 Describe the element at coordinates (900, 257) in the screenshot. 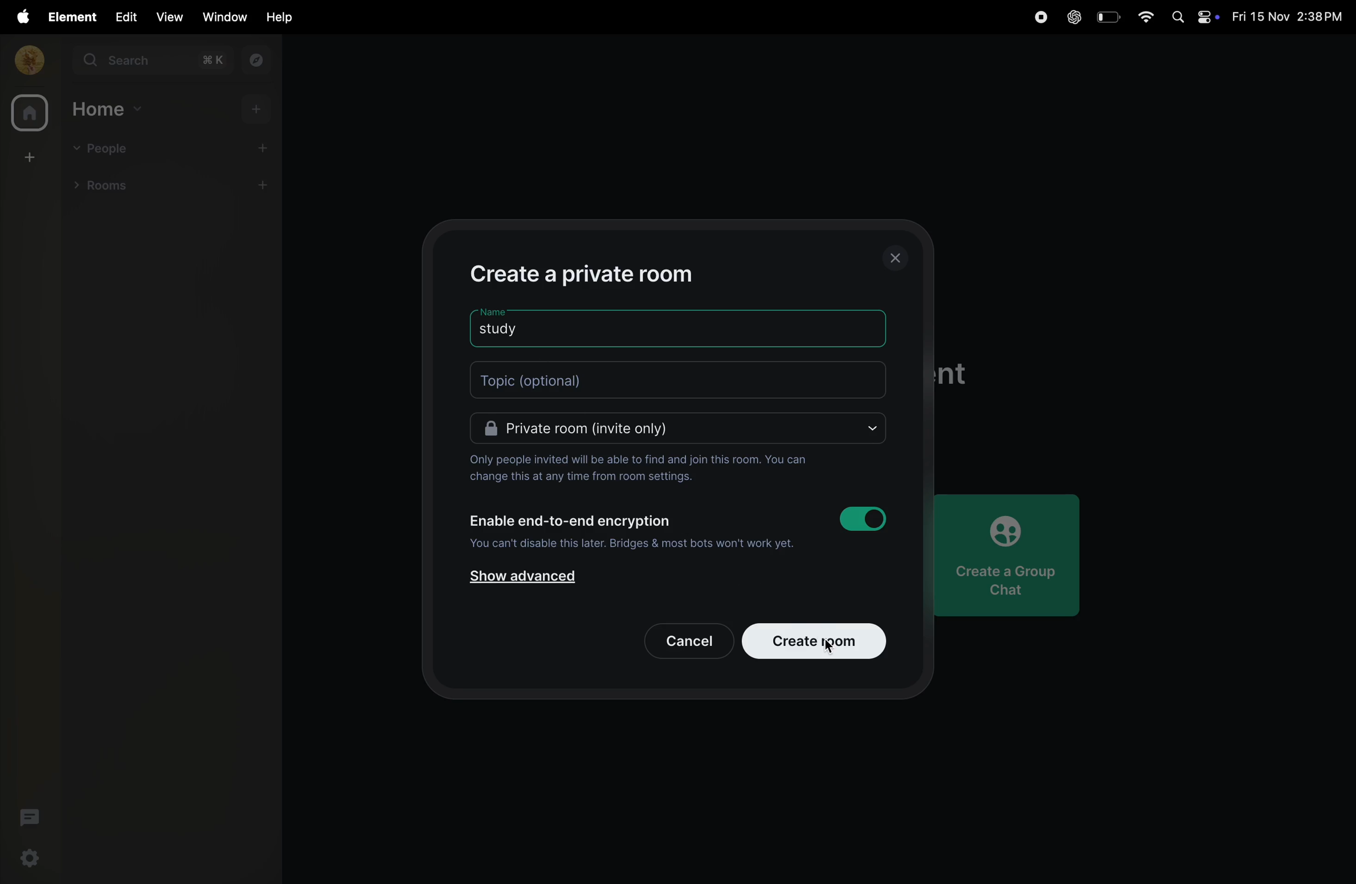

I see `close` at that location.